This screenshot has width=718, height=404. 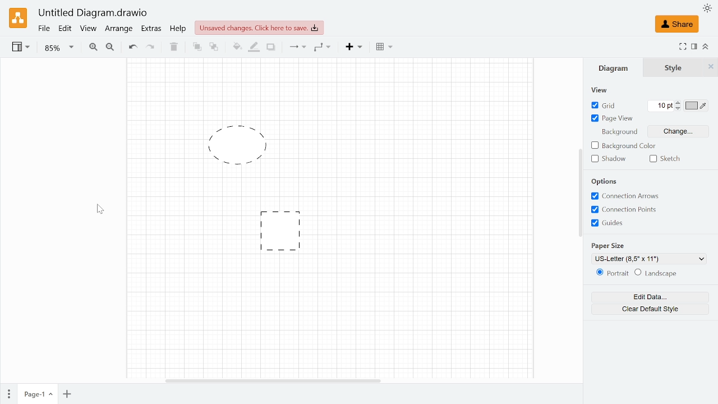 What do you see at coordinates (706, 46) in the screenshot?
I see `Collapse` at bounding box center [706, 46].